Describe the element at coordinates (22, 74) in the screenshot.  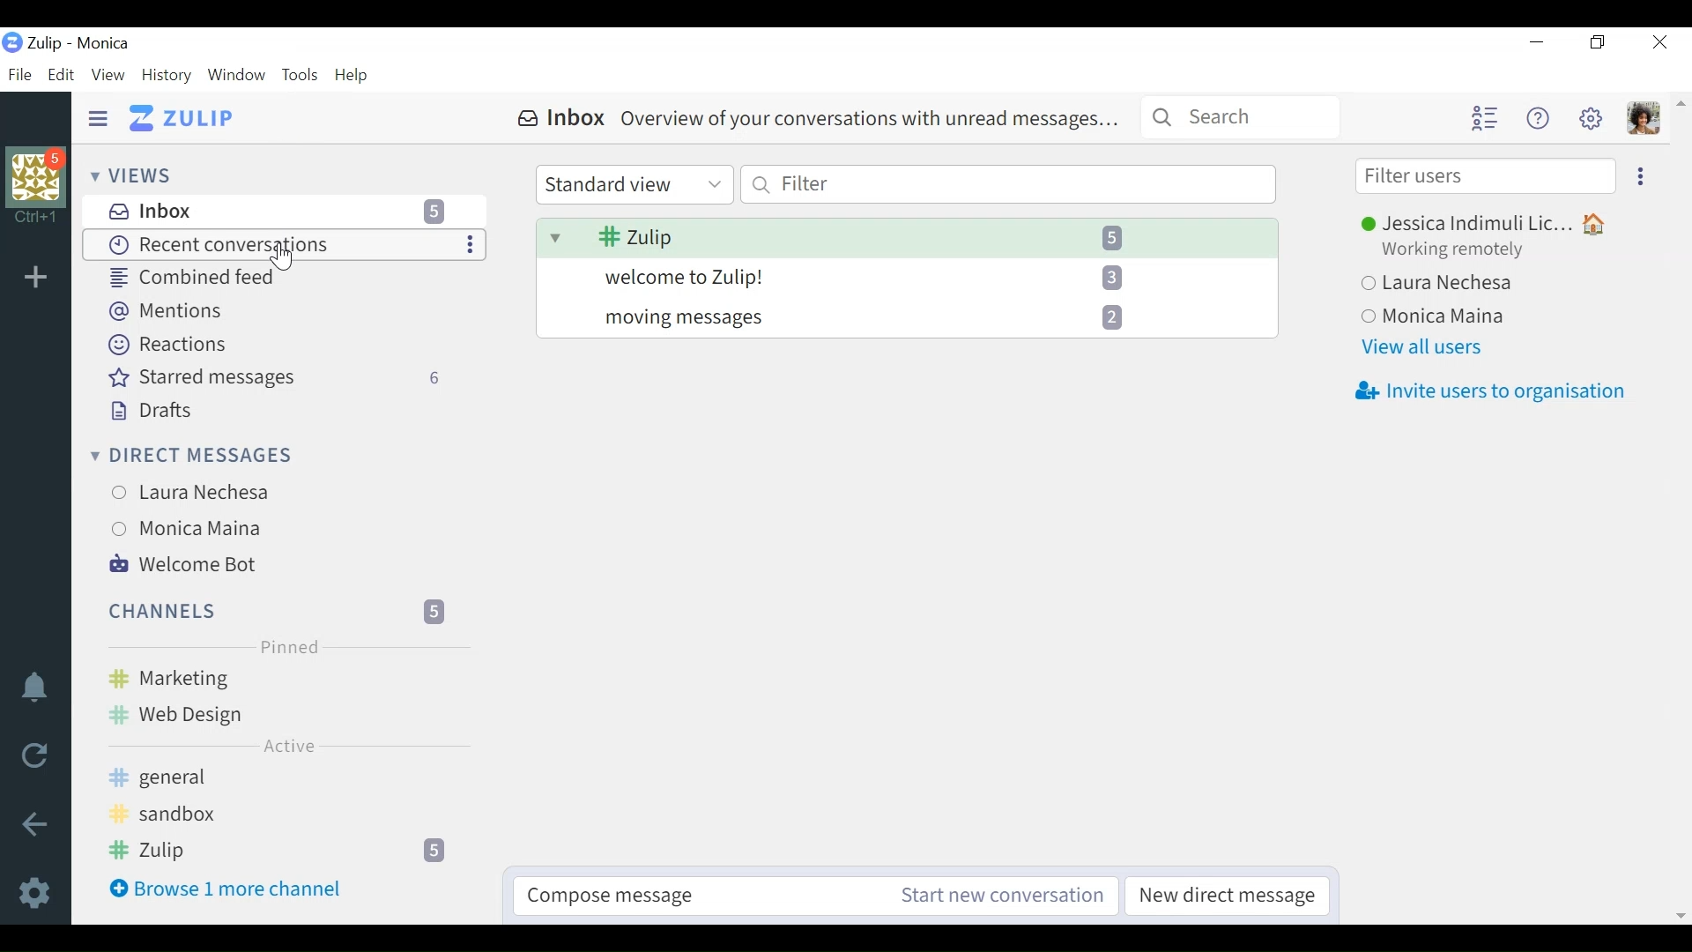
I see `File` at that location.